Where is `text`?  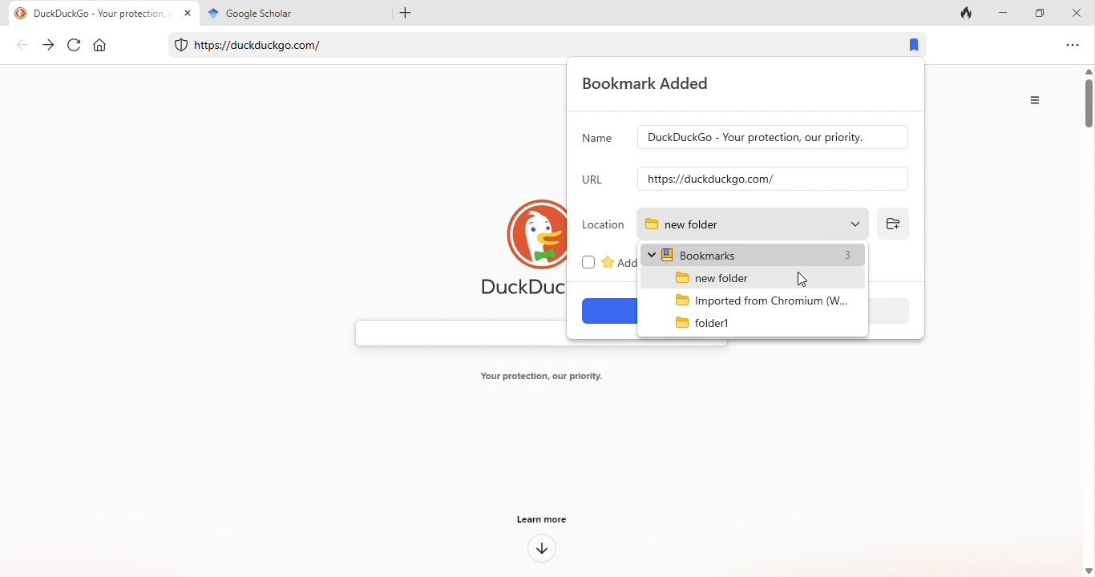
text is located at coordinates (543, 378).